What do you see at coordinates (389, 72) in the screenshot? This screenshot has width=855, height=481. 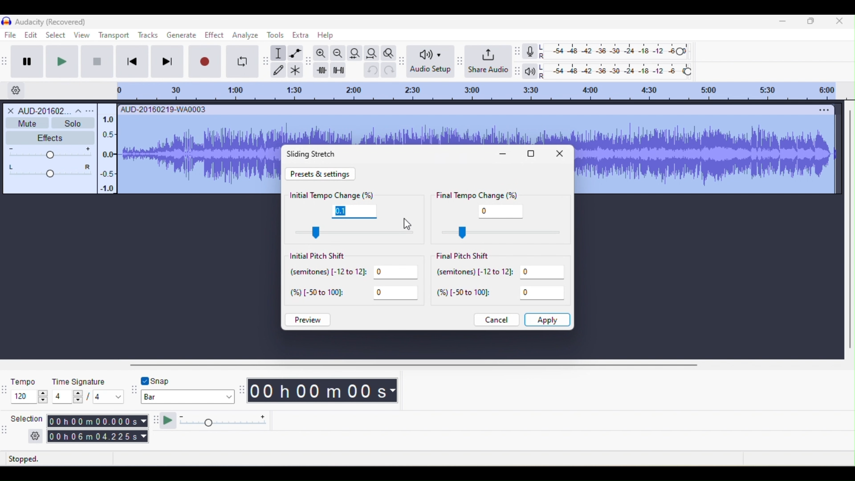 I see `redo` at bounding box center [389, 72].